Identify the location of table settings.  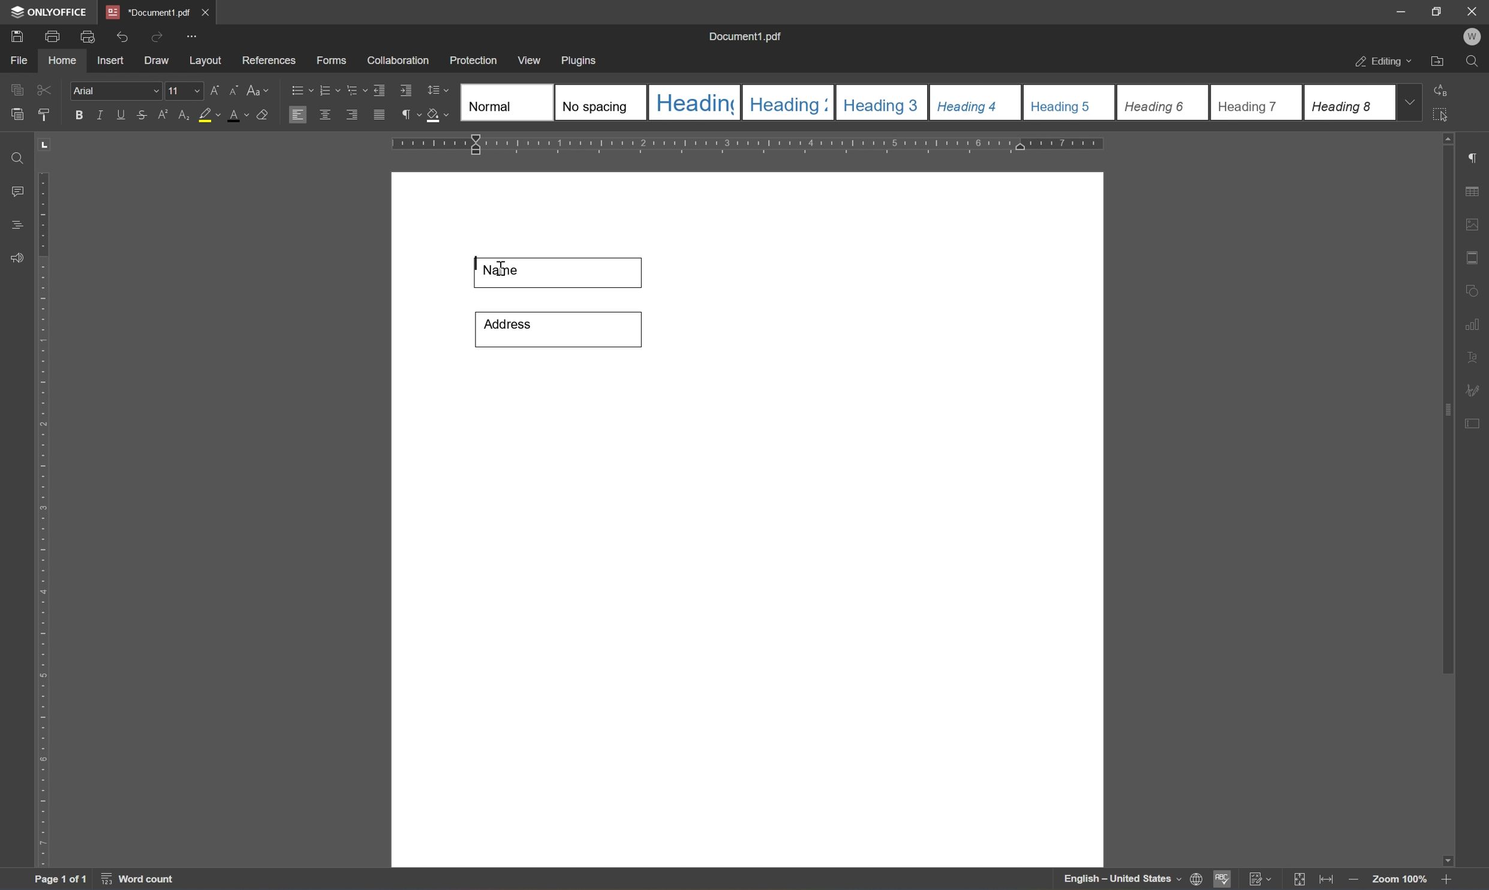
(1474, 190).